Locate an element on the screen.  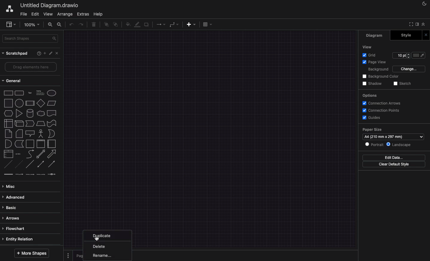
size is located at coordinates (393, 137).